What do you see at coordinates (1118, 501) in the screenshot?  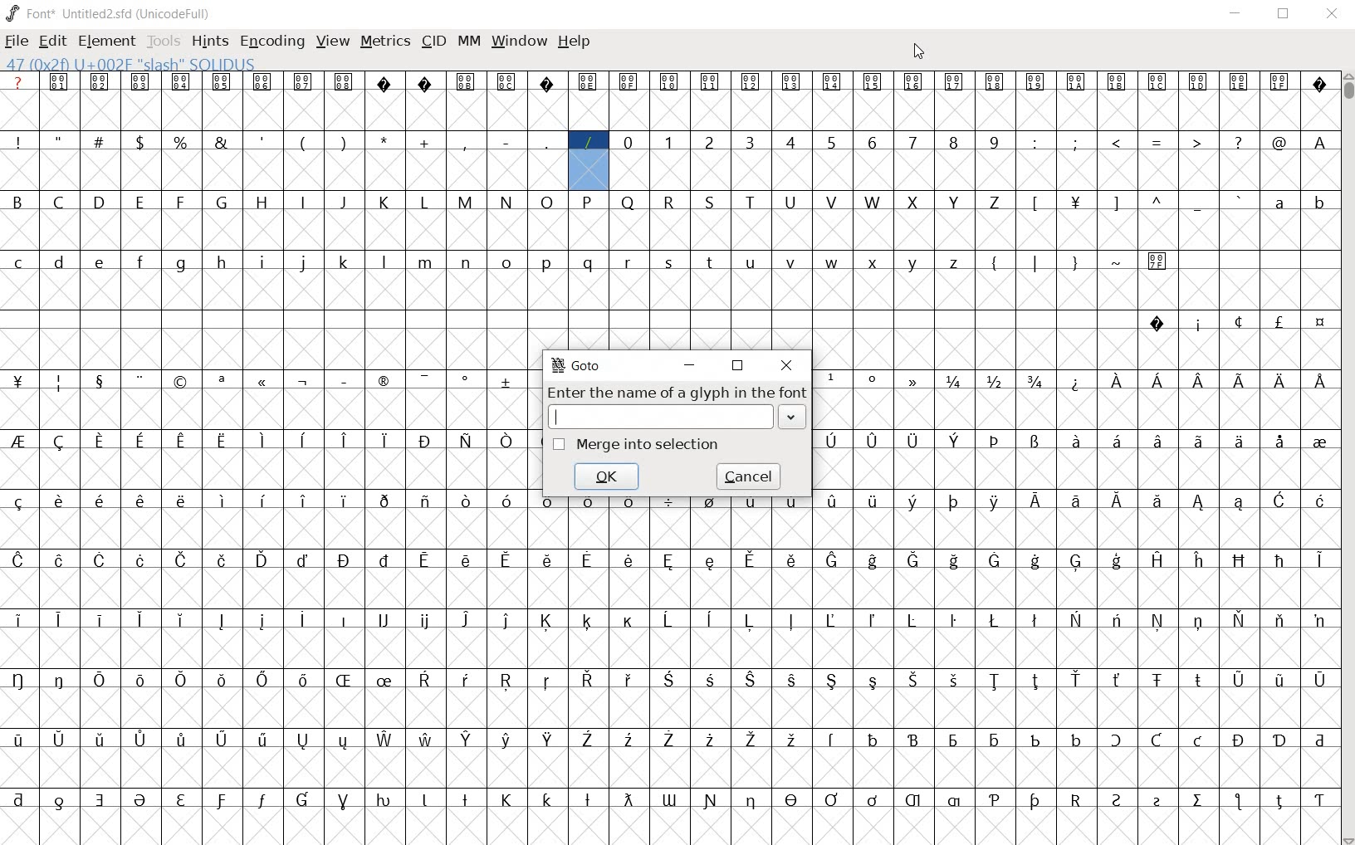 I see `glyph` at bounding box center [1118, 501].